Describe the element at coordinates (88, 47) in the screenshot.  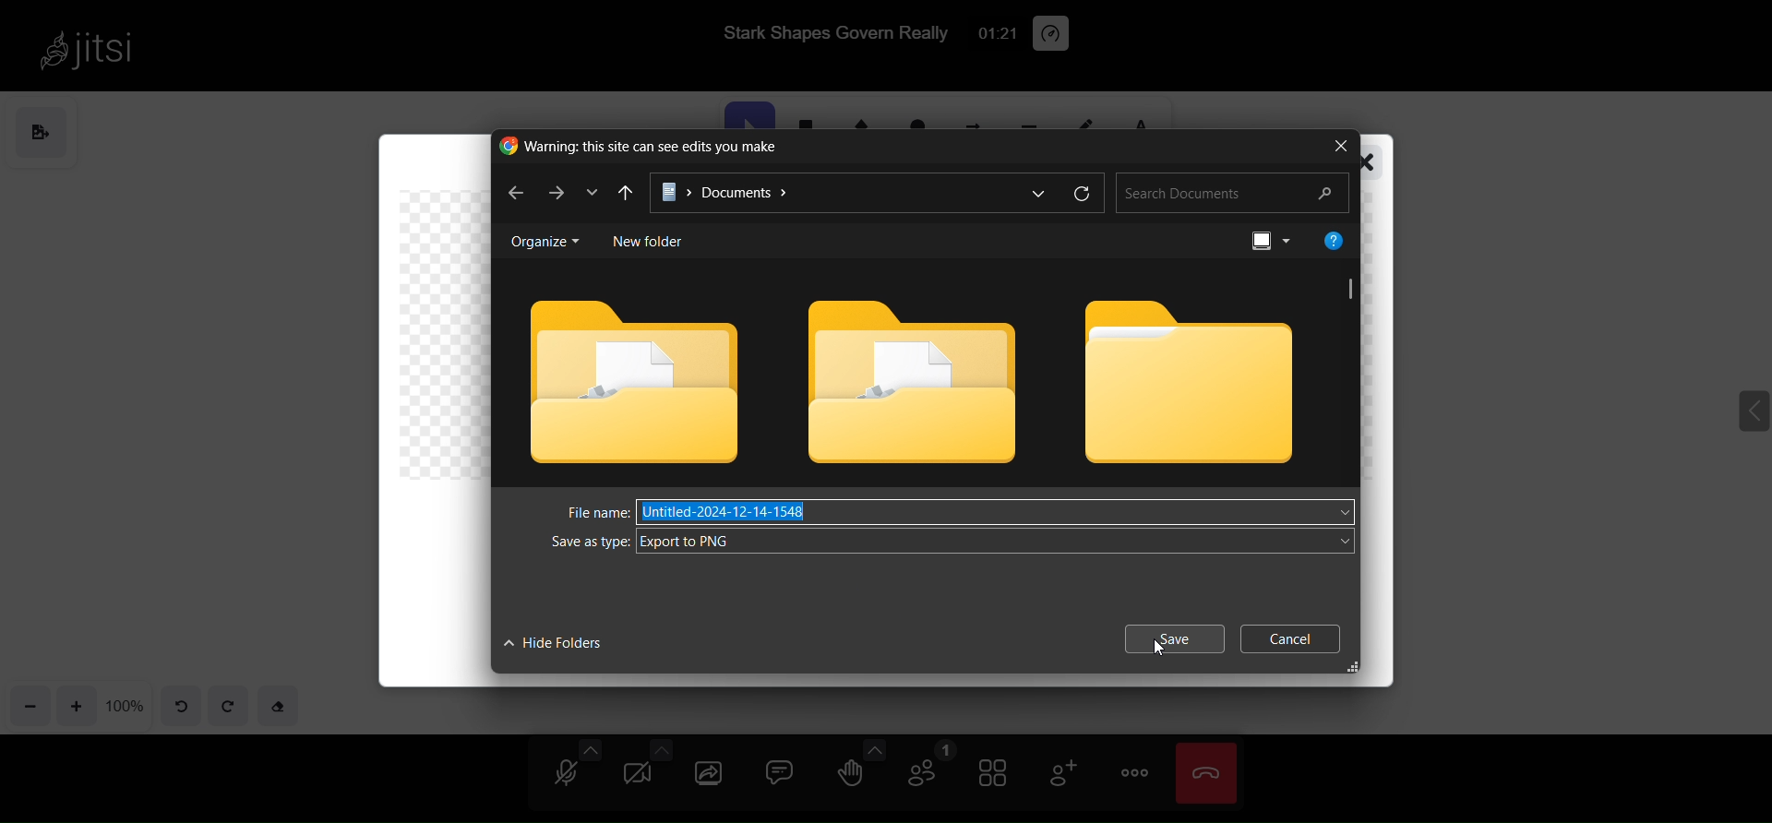
I see `jitsi` at that location.